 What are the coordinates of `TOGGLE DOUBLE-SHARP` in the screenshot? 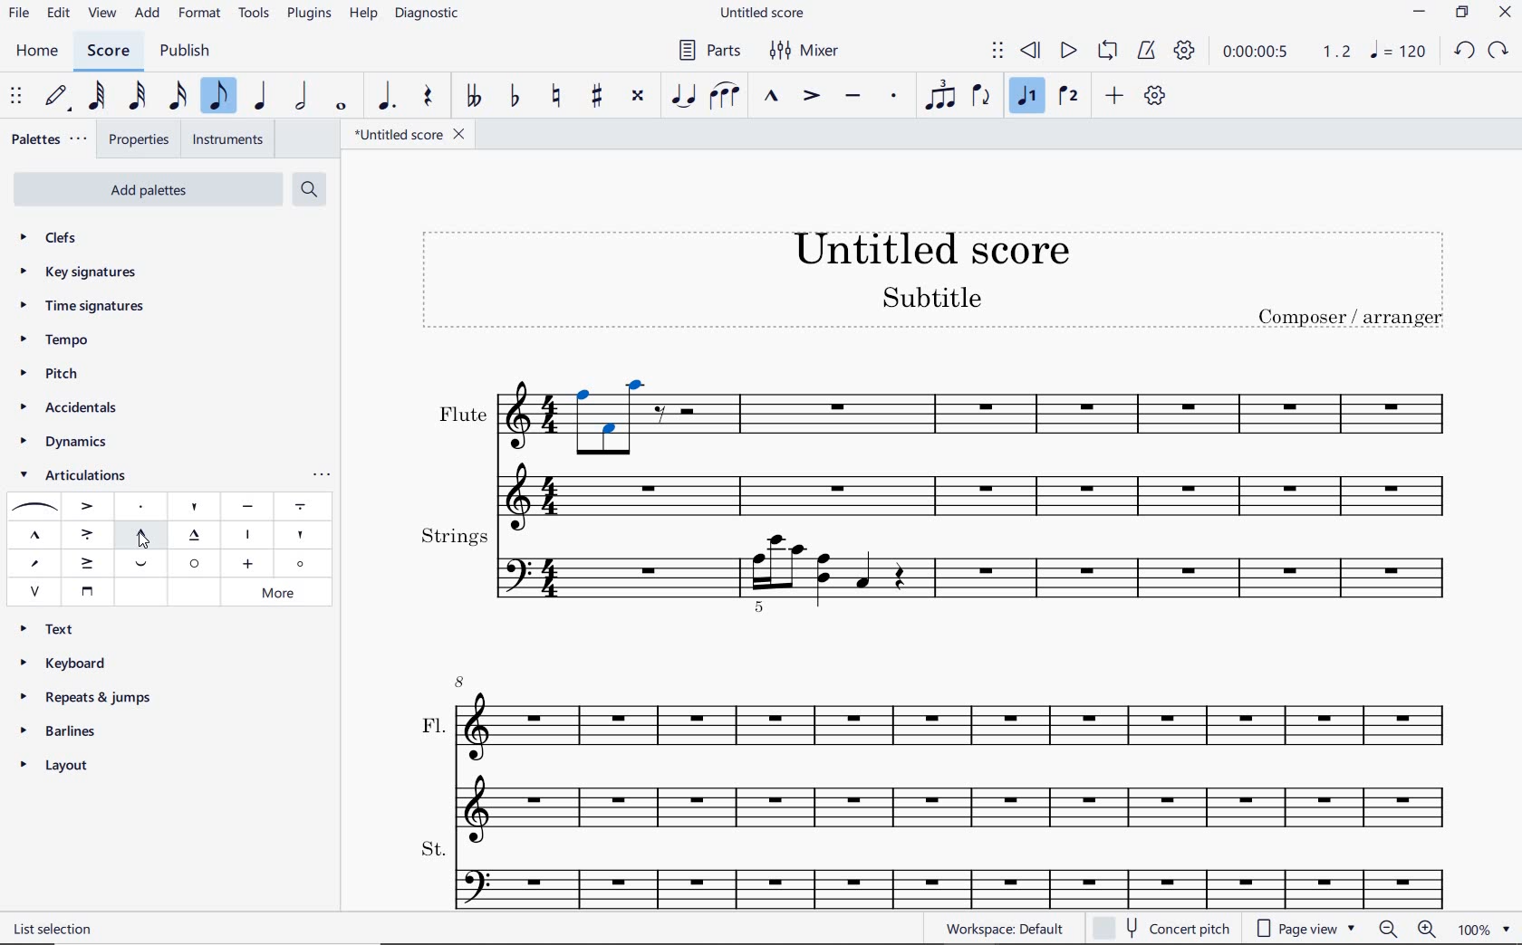 It's located at (638, 96).